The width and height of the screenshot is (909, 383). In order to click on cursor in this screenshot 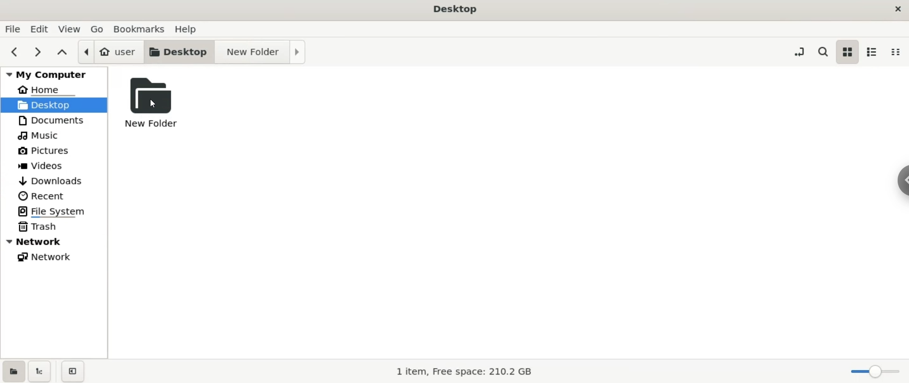, I will do `click(154, 104)`.